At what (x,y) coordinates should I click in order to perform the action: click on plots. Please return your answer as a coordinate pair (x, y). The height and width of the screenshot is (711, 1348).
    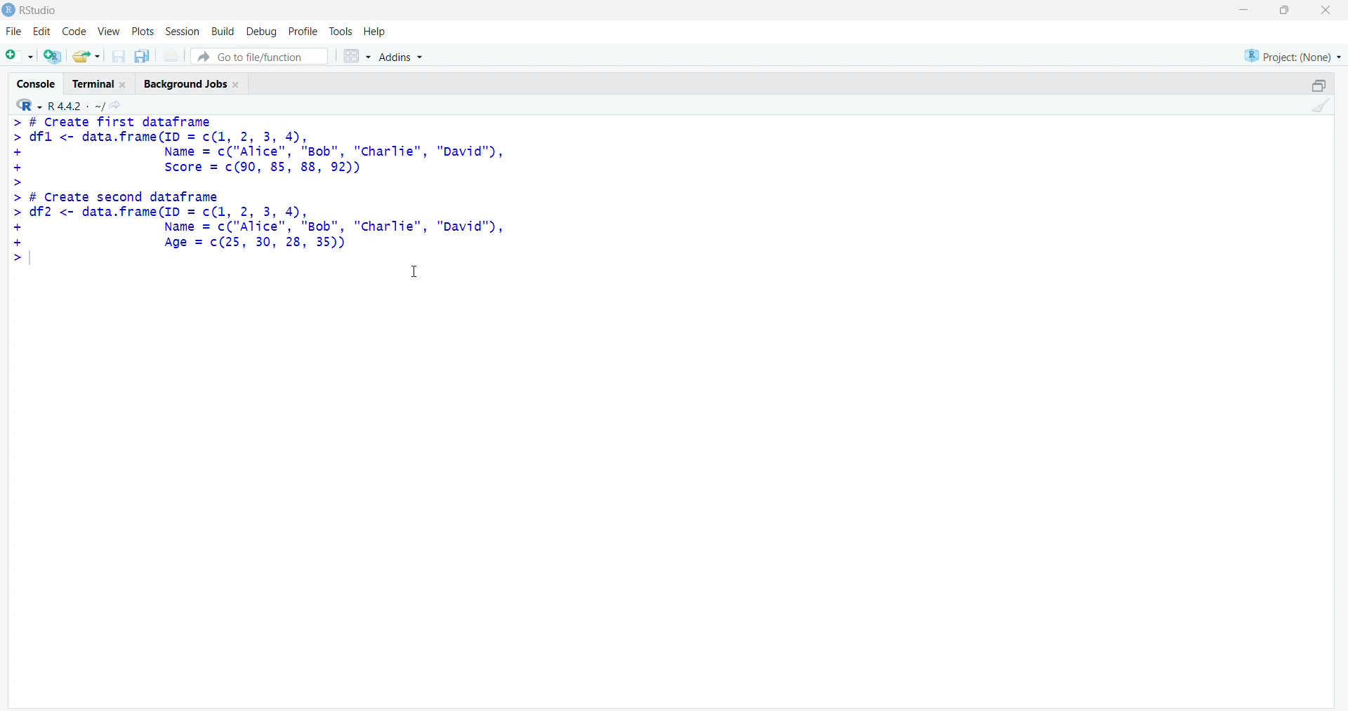
    Looking at the image, I should click on (145, 32).